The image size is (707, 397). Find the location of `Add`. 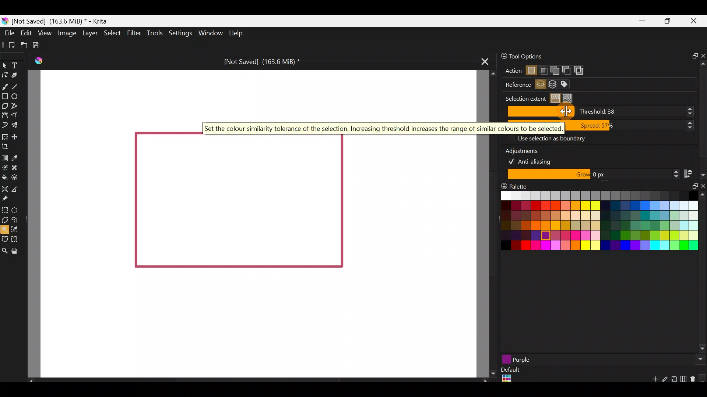

Add is located at coordinates (554, 69).